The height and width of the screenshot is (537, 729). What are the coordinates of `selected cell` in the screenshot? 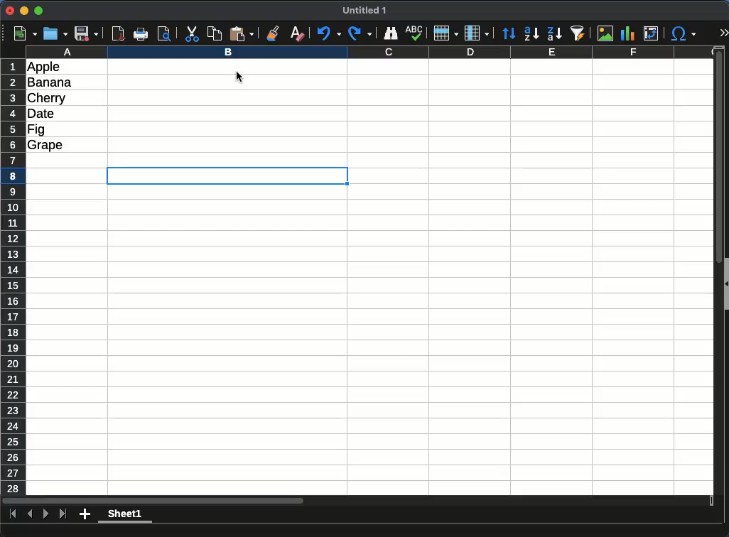 It's located at (227, 175).